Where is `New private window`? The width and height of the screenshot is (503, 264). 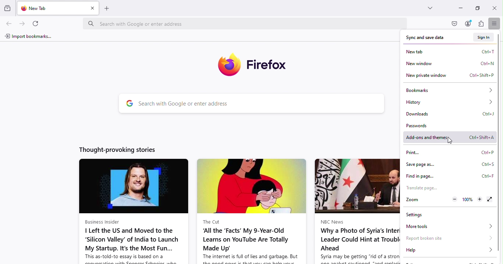 New private window is located at coordinates (448, 76).